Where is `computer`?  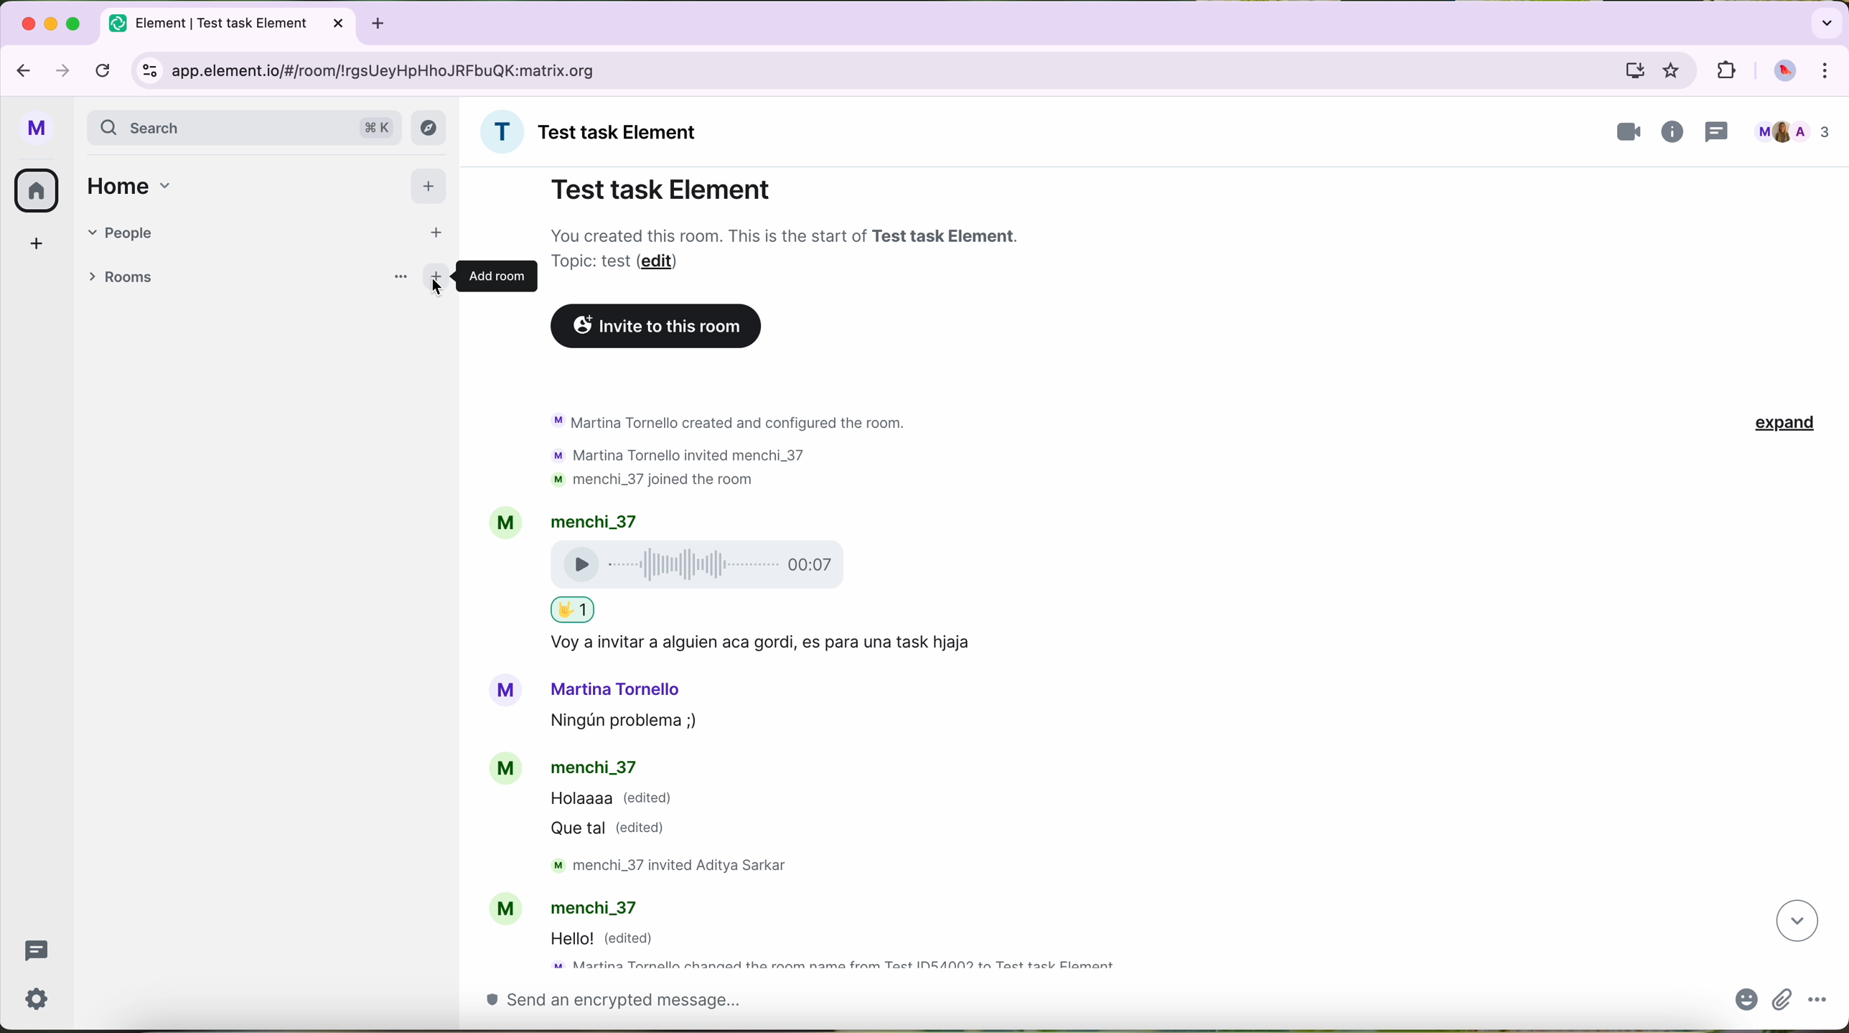 computer is located at coordinates (1634, 70).